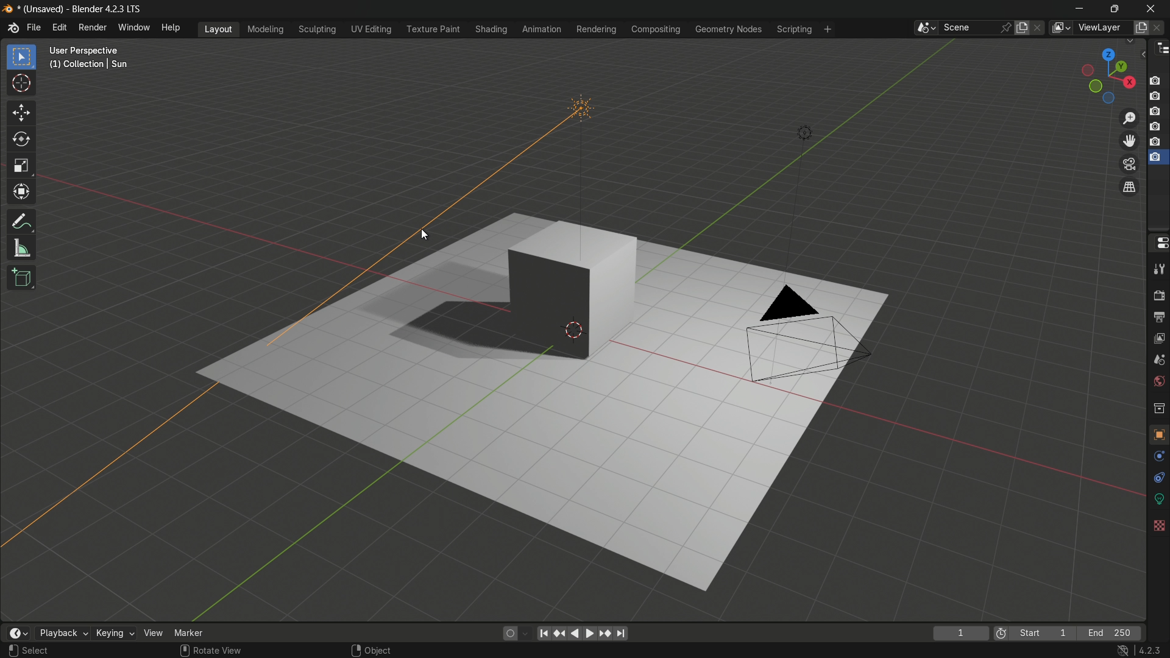 This screenshot has height=658, width=1170. I want to click on add workplace, so click(828, 29).